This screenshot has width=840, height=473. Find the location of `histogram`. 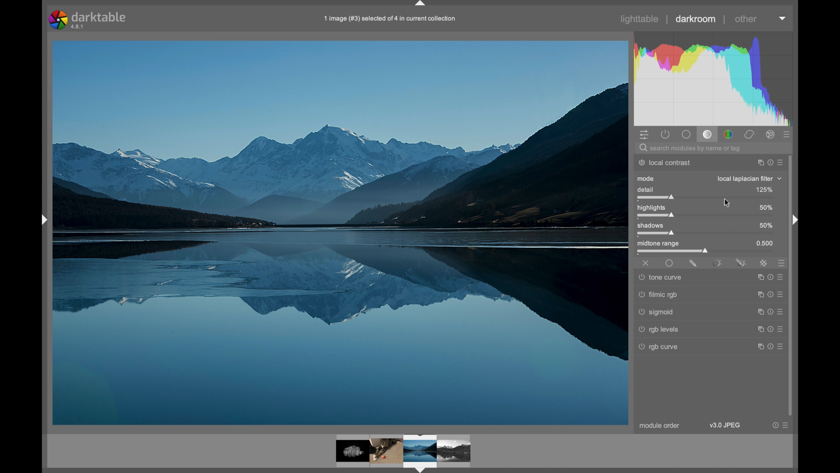

histogram is located at coordinates (783, 18).